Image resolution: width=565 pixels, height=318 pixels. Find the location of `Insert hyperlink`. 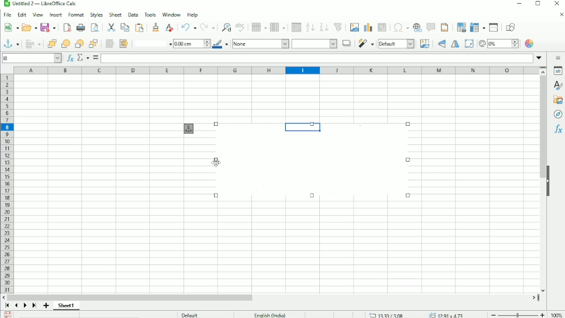

Insert hyperlink is located at coordinates (418, 27).